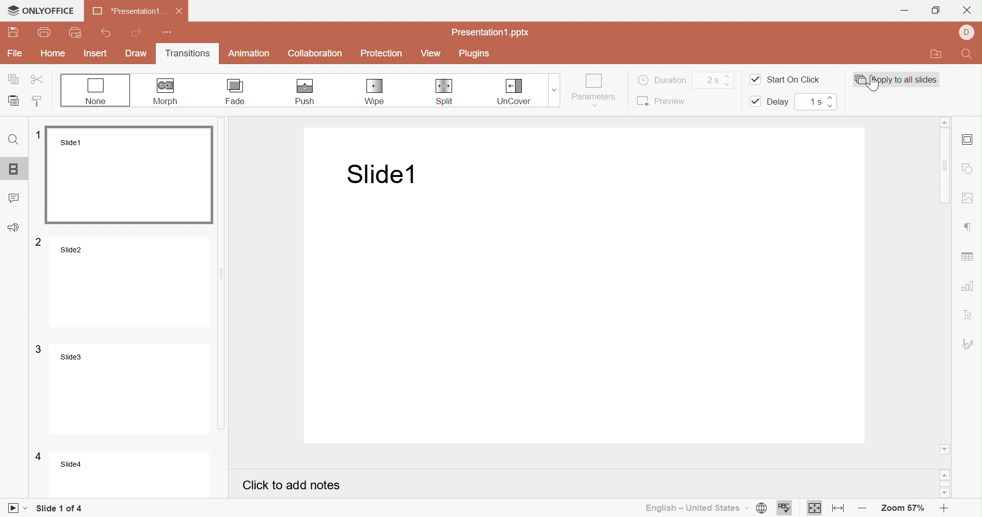 This screenshot has height=517, width=982. Describe the element at coordinates (763, 509) in the screenshot. I see `Set document language` at that location.